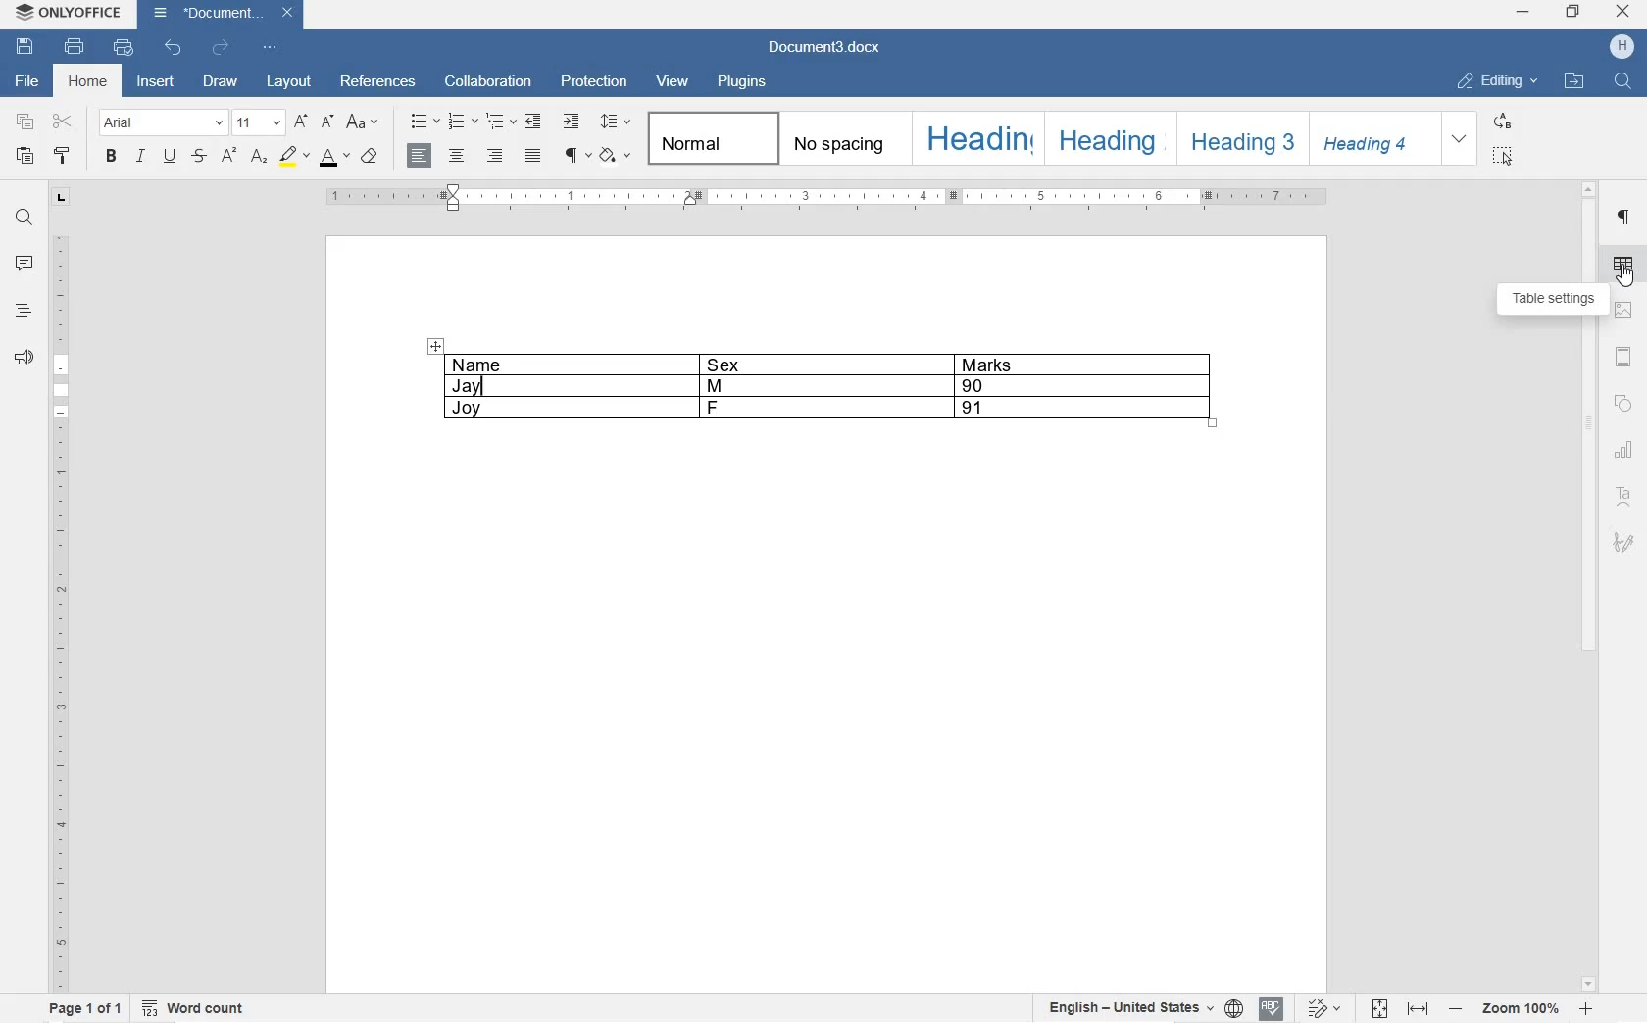 The image size is (1647, 1023). What do you see at coordinates (1549, 300) in the screenshot?
I see `TABLE SETTINGS` at bounding box center [1549, 300].